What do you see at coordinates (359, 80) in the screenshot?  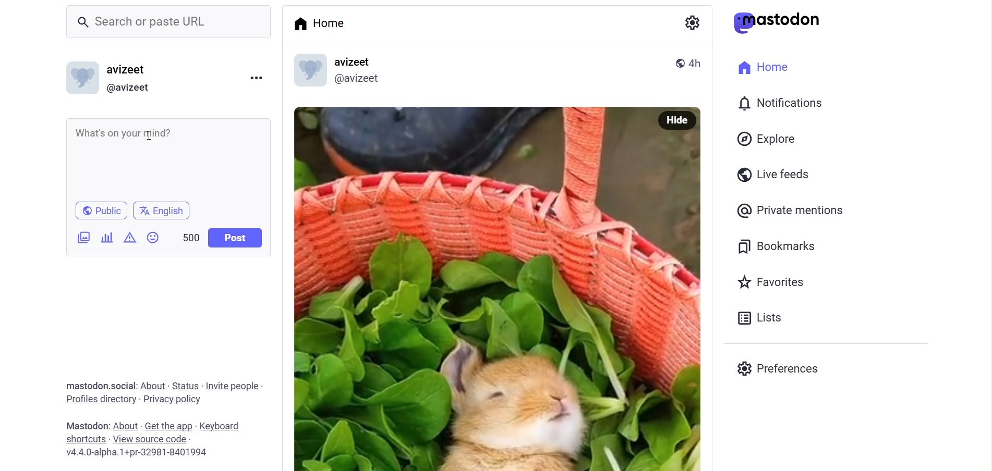 I see `@avizeetl` at bounding box center [359, 80].